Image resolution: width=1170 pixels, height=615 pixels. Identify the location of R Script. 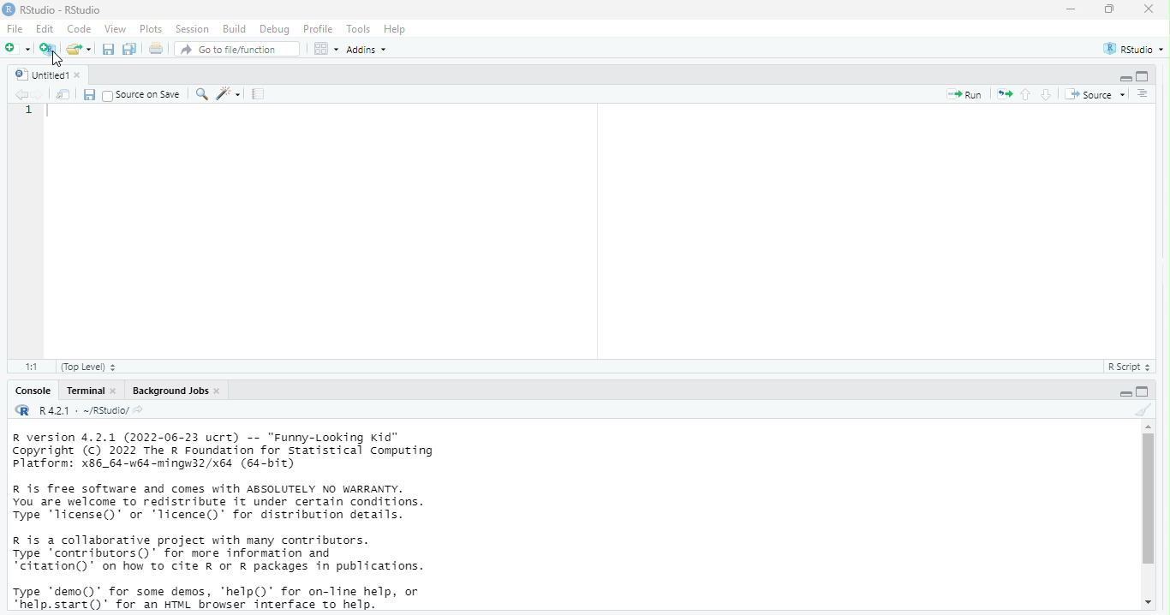
(1128, 367).